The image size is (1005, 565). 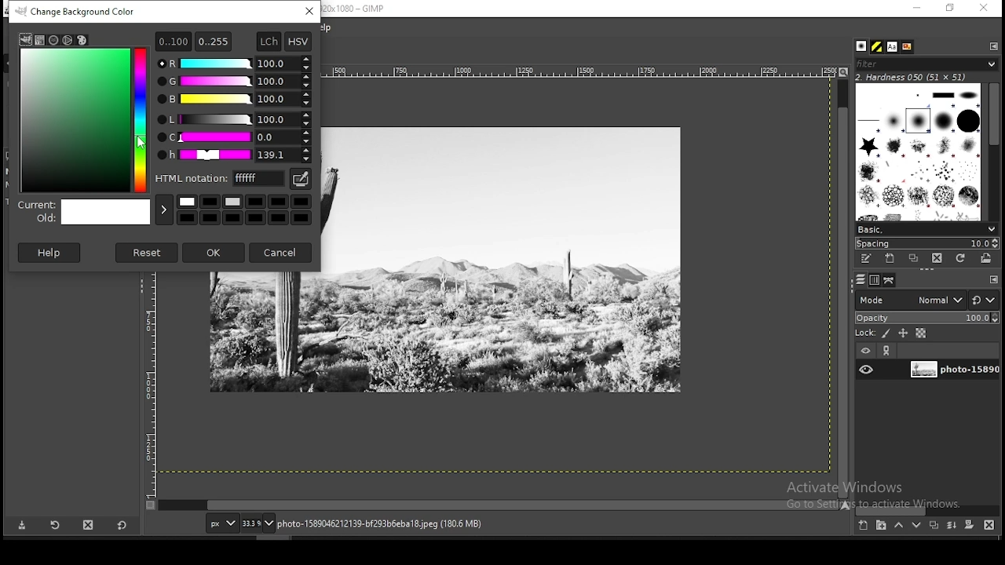 What do you see at coordinates (164, 210) in the screenshot?
I see `add current color to color history` at bounding box center [164, 210].